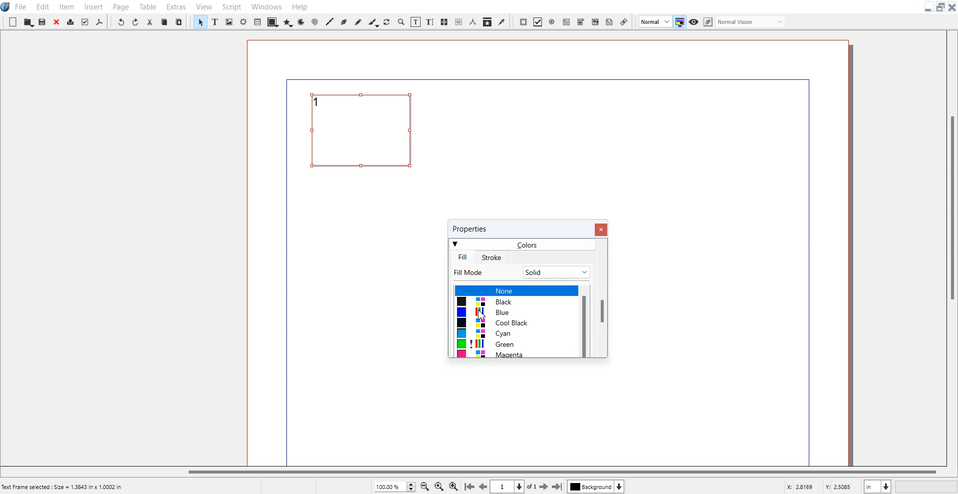  I want to click on Image frame, so click(229, 21).